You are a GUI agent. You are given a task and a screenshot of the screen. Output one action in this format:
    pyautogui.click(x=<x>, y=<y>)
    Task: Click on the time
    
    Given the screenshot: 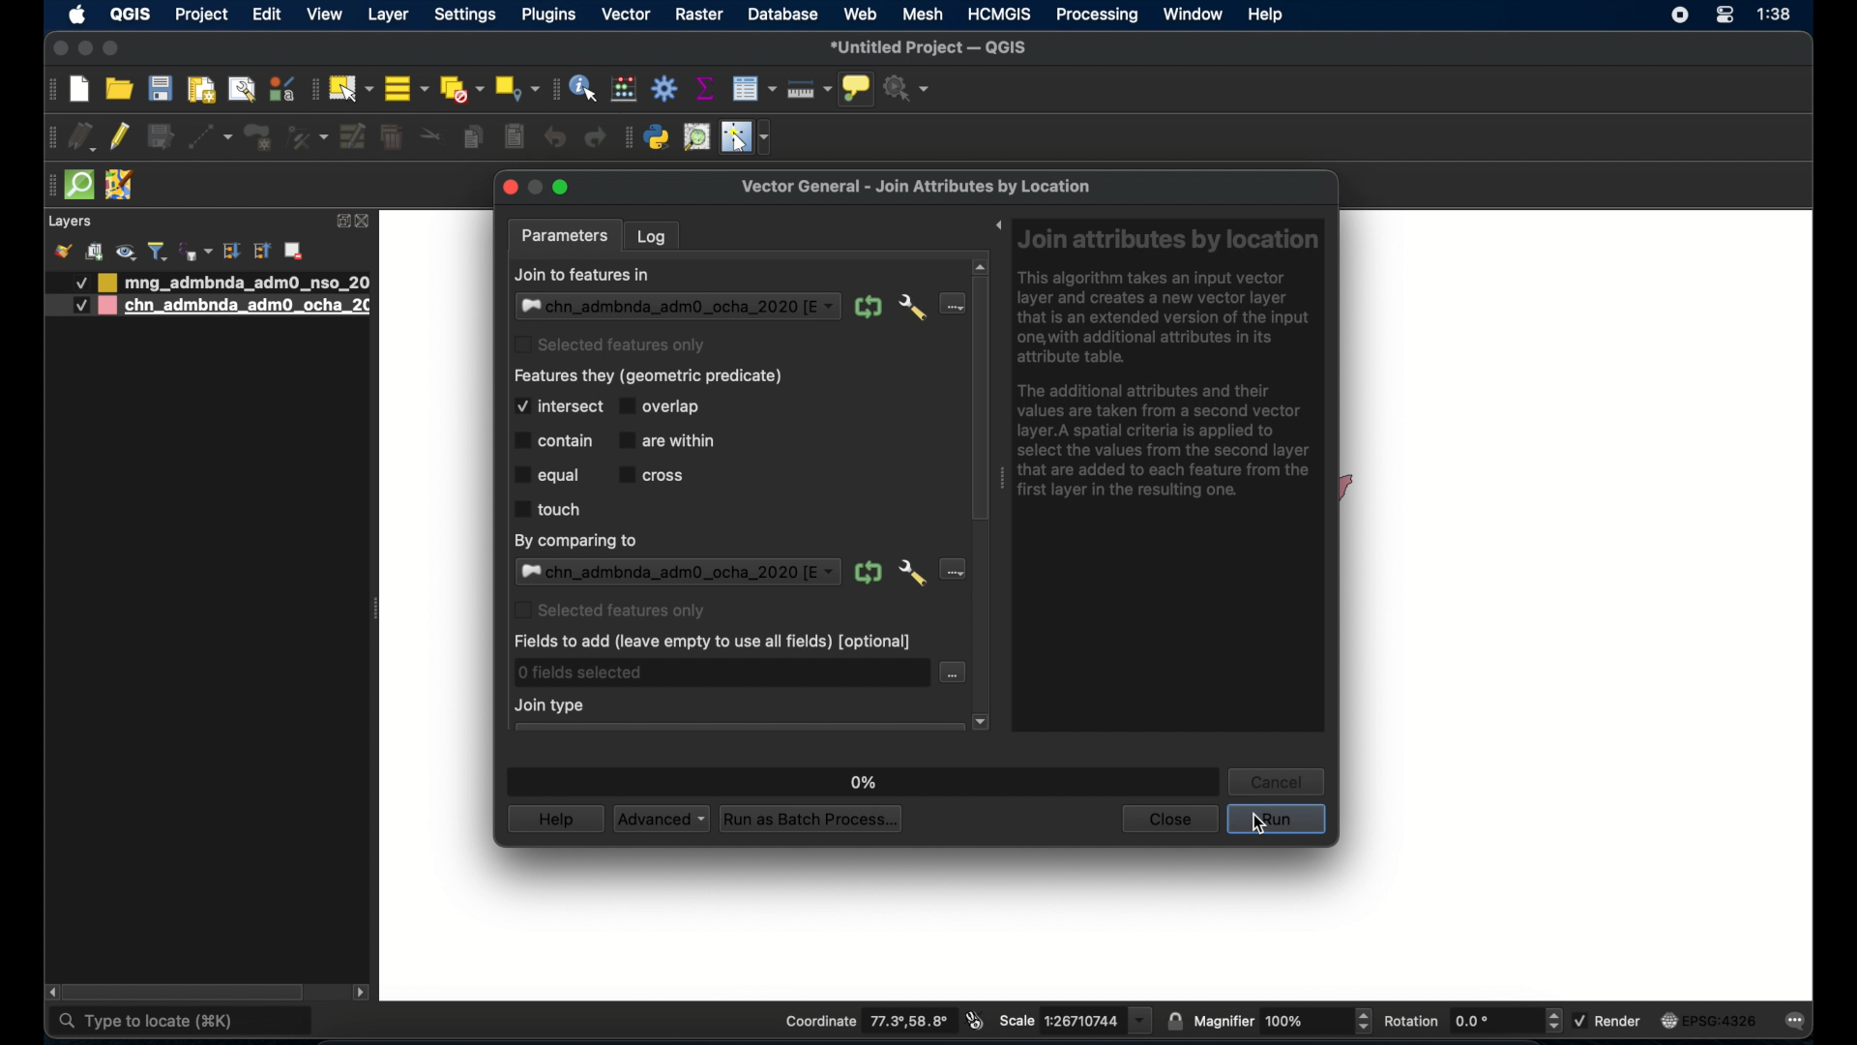 What is the action you would take?
    pyautogui.click(x=1778, y=15)
    